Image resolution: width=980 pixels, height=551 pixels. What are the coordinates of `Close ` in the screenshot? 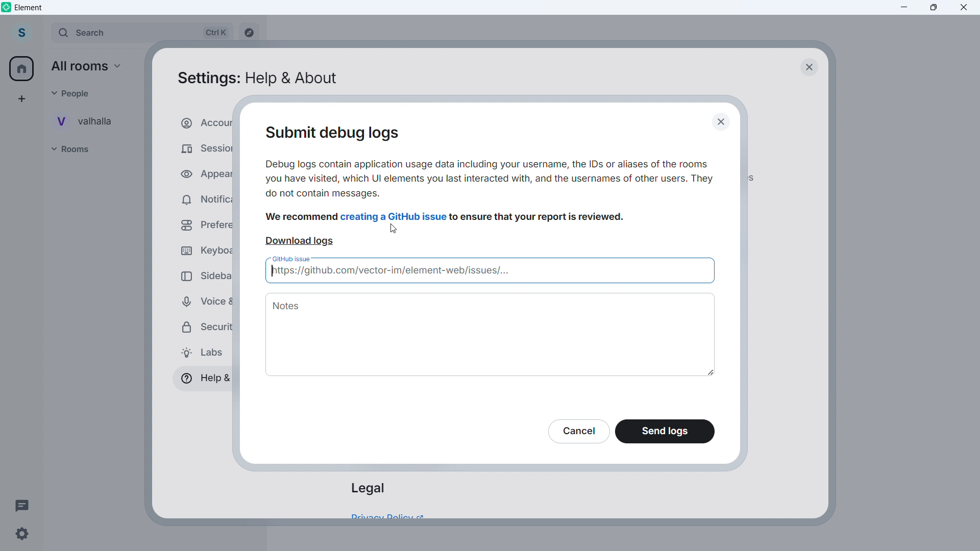 It's located at (964, 8).